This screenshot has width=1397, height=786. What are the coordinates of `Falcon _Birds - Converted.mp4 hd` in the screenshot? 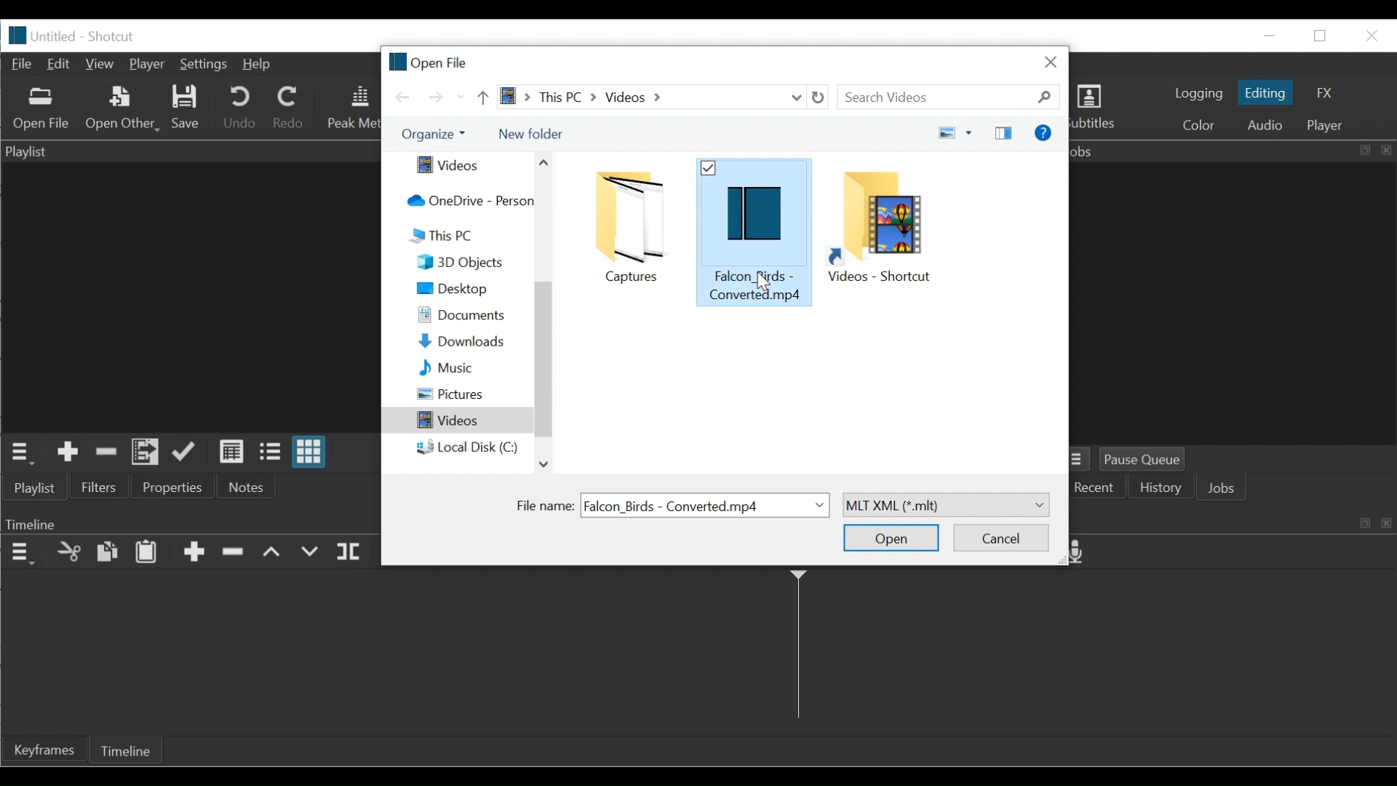 It's located at (706, 505).